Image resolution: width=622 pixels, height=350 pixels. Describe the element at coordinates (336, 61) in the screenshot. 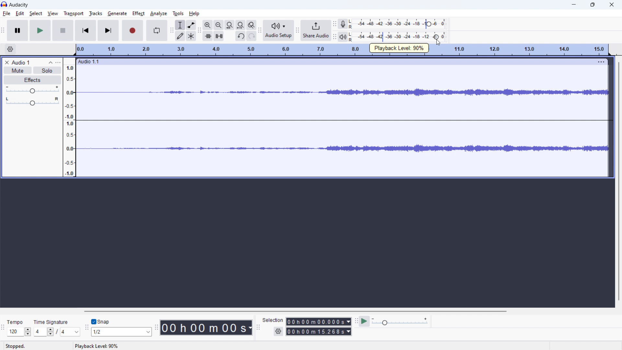

I see `hold to move` at that location.